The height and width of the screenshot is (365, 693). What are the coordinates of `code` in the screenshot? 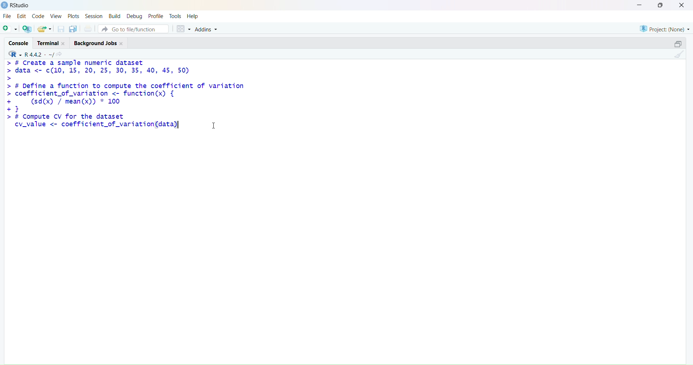 It's located at (38, 16).